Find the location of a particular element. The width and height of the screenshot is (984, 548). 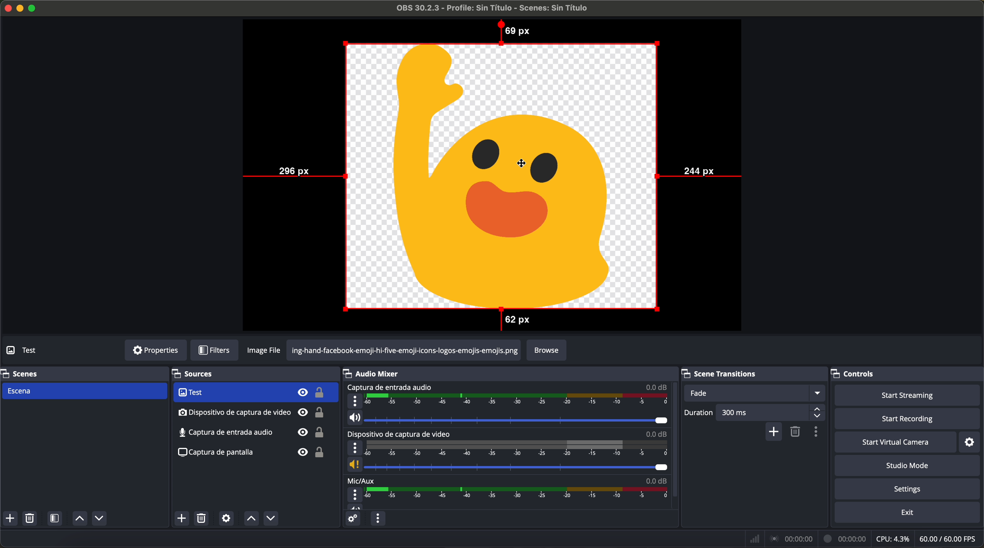

remove selected source is located at coordinates (203, 518).